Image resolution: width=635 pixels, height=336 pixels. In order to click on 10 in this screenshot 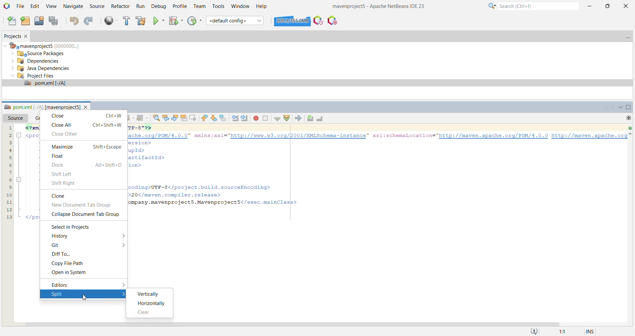, I will do `click(9, 194)`.